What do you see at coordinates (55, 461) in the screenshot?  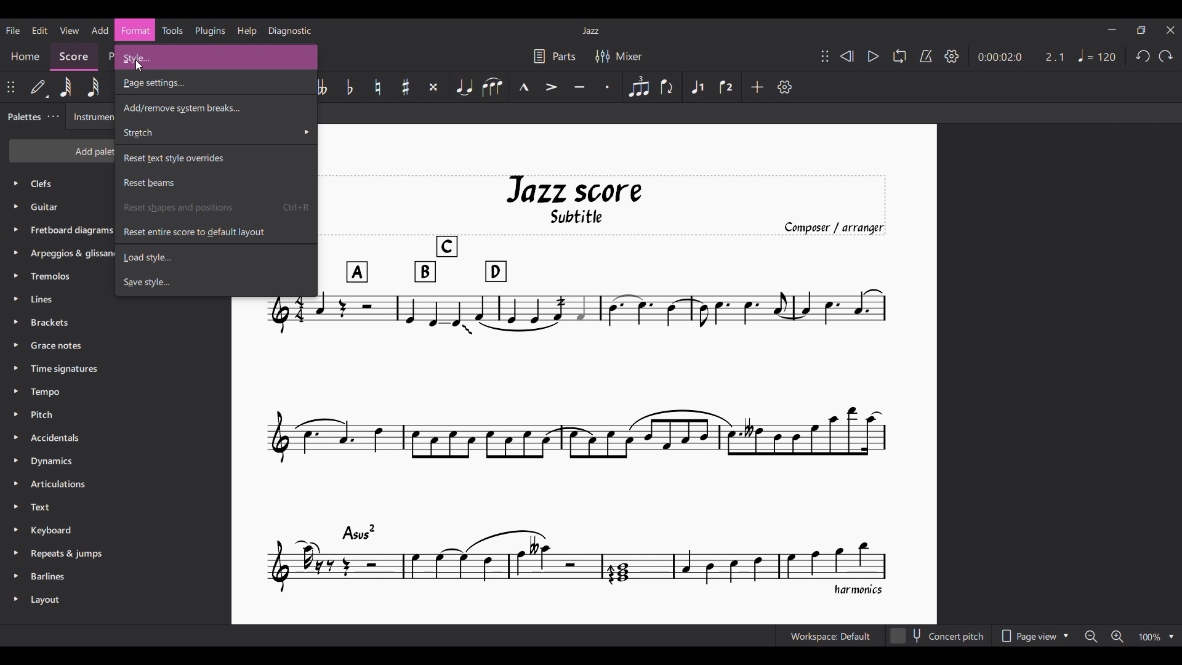 I see `Dynamics` at bounding box center [55, 461].